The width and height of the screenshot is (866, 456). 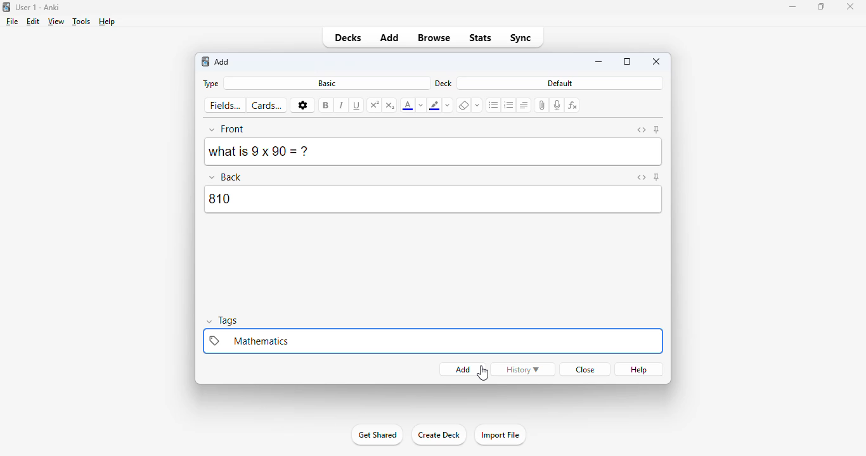 What do you see at coordinates (223, 62) in the screenshot?
I see `add` at bounding box center [223, 62].